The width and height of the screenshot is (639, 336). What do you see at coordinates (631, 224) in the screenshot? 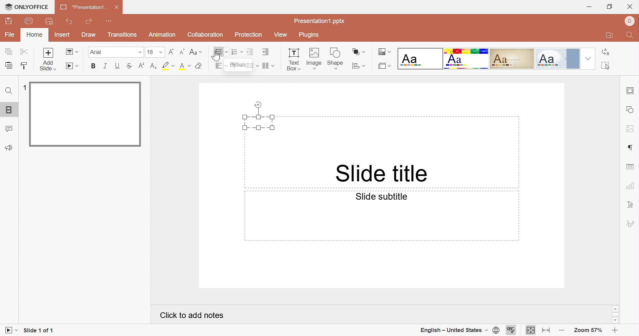
I see `signature settings` at bounding box center [631, 224].